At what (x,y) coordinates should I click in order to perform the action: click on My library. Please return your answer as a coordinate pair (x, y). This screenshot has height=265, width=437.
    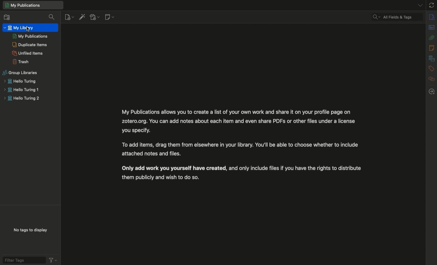
    Looking at the image, I should click on (32, 5).